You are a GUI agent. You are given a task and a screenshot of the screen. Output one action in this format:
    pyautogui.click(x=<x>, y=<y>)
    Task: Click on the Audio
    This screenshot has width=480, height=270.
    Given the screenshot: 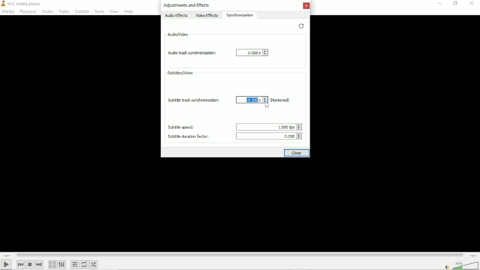 What is the action you would take?
    pyautogui.click(x=46, y=12)
    